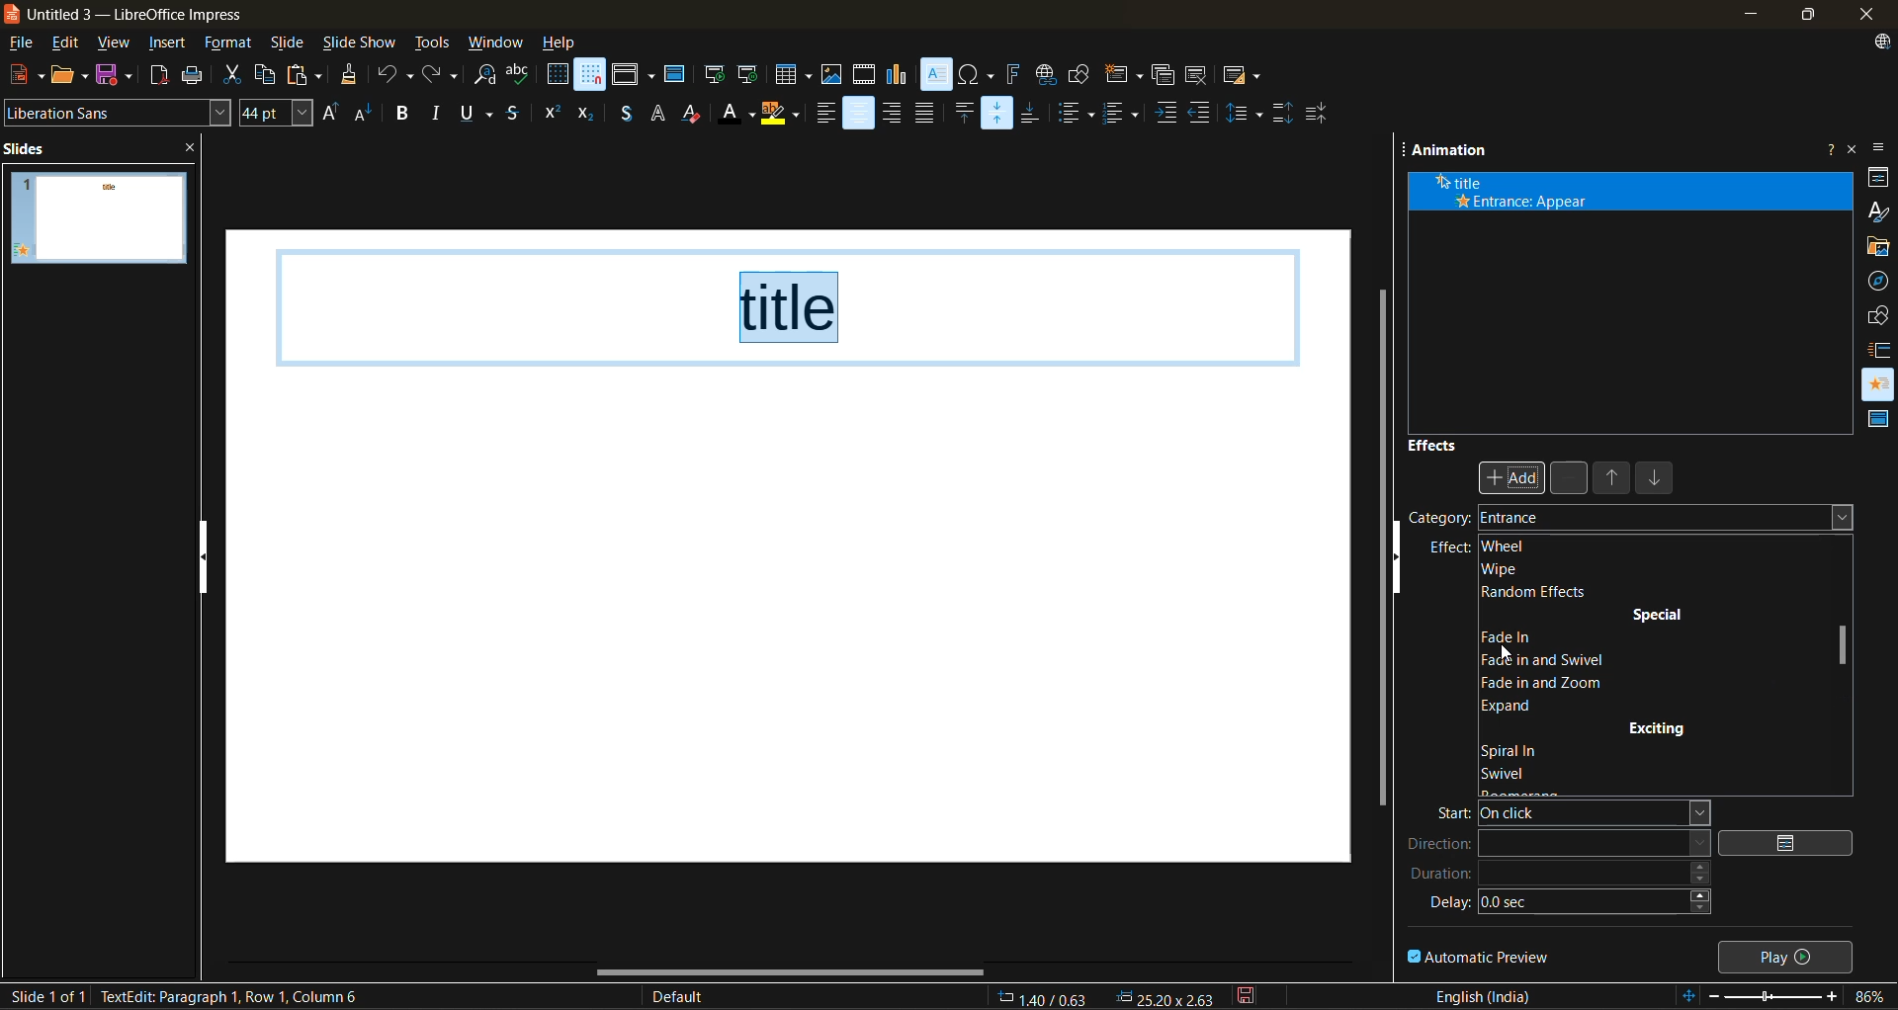 The image size is (1898, 1010). I want to click on edit, so click(69, 42).